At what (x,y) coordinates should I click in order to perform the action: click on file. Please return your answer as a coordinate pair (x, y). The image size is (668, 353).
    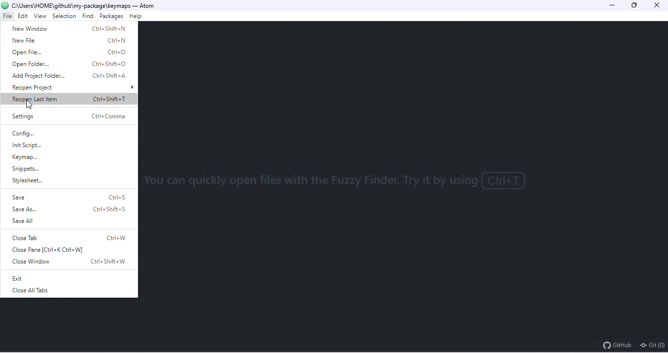
    Looking at the image, I should click on (8, 17).